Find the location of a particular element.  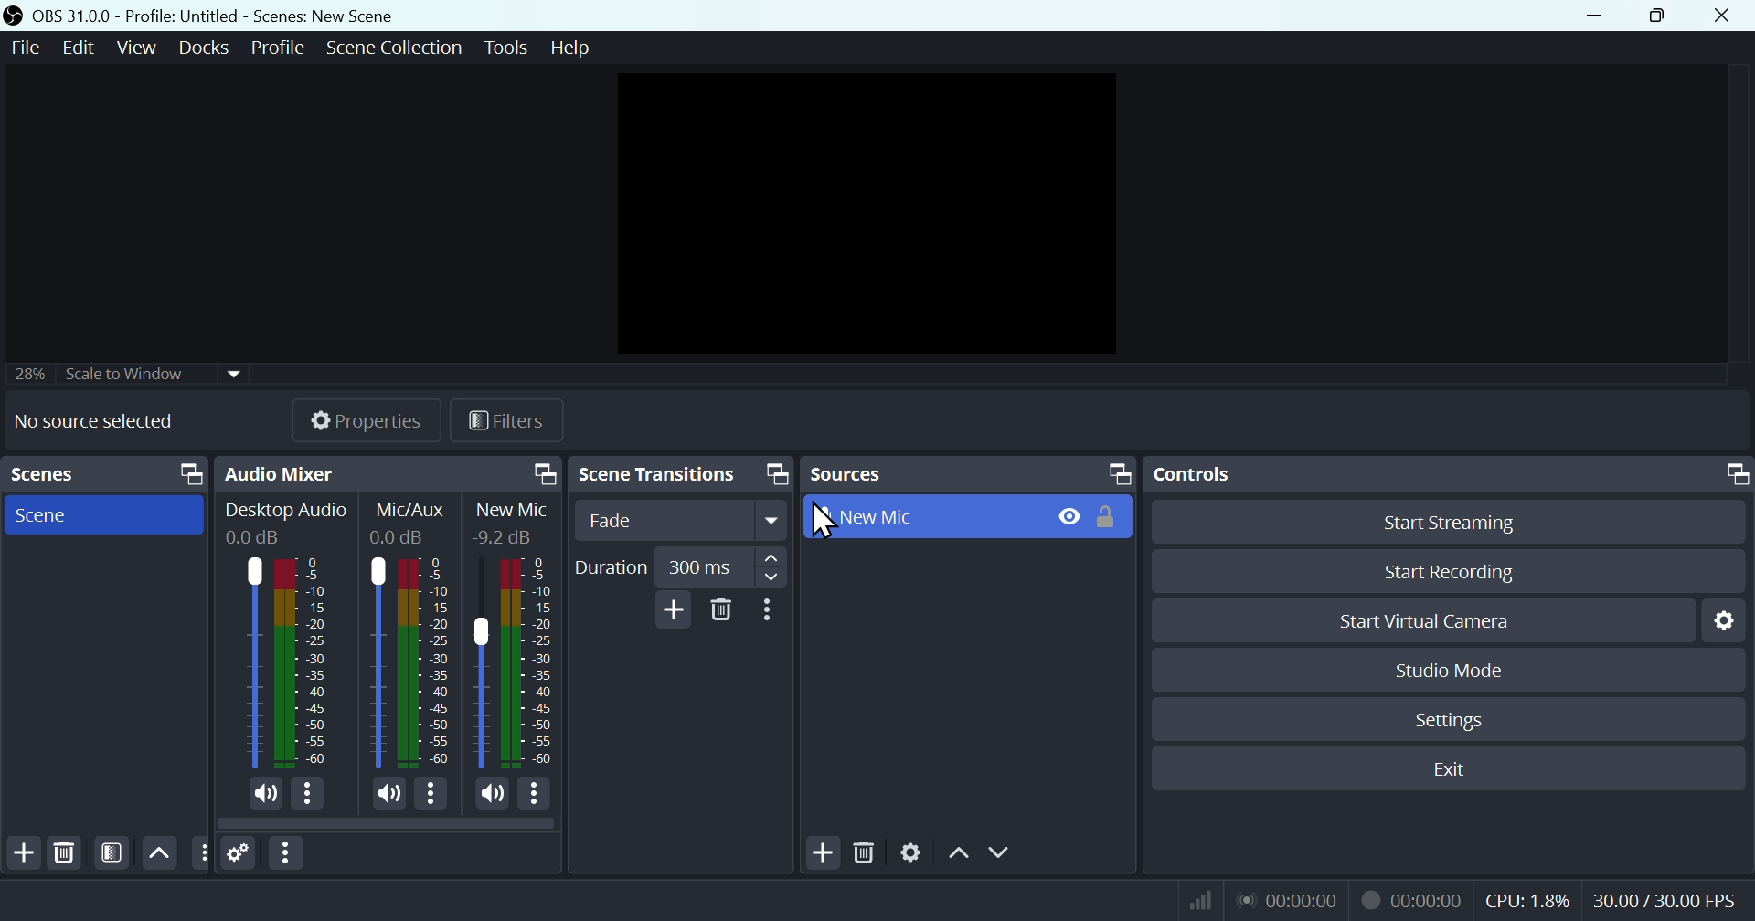

New mic is located at coordinates (968, 519).